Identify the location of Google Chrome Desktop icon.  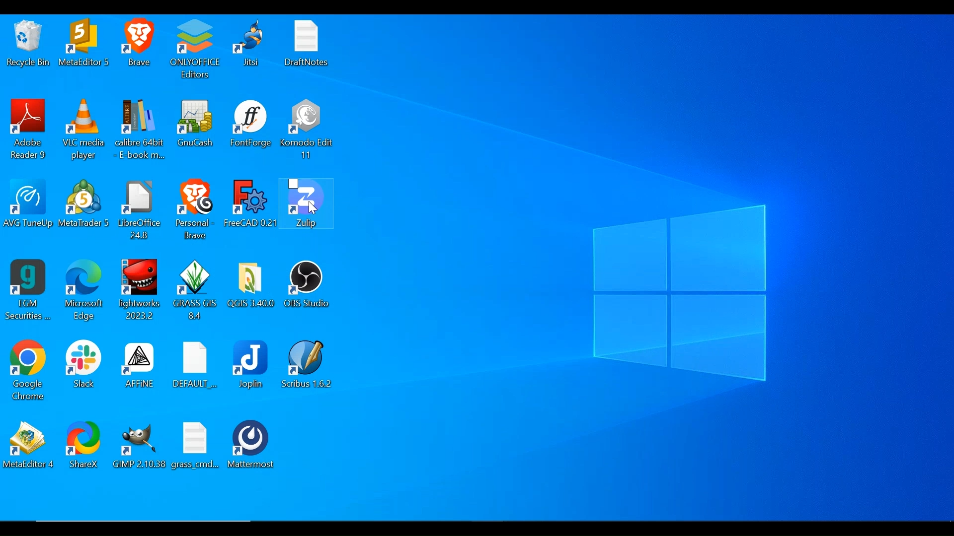
(31, 370).